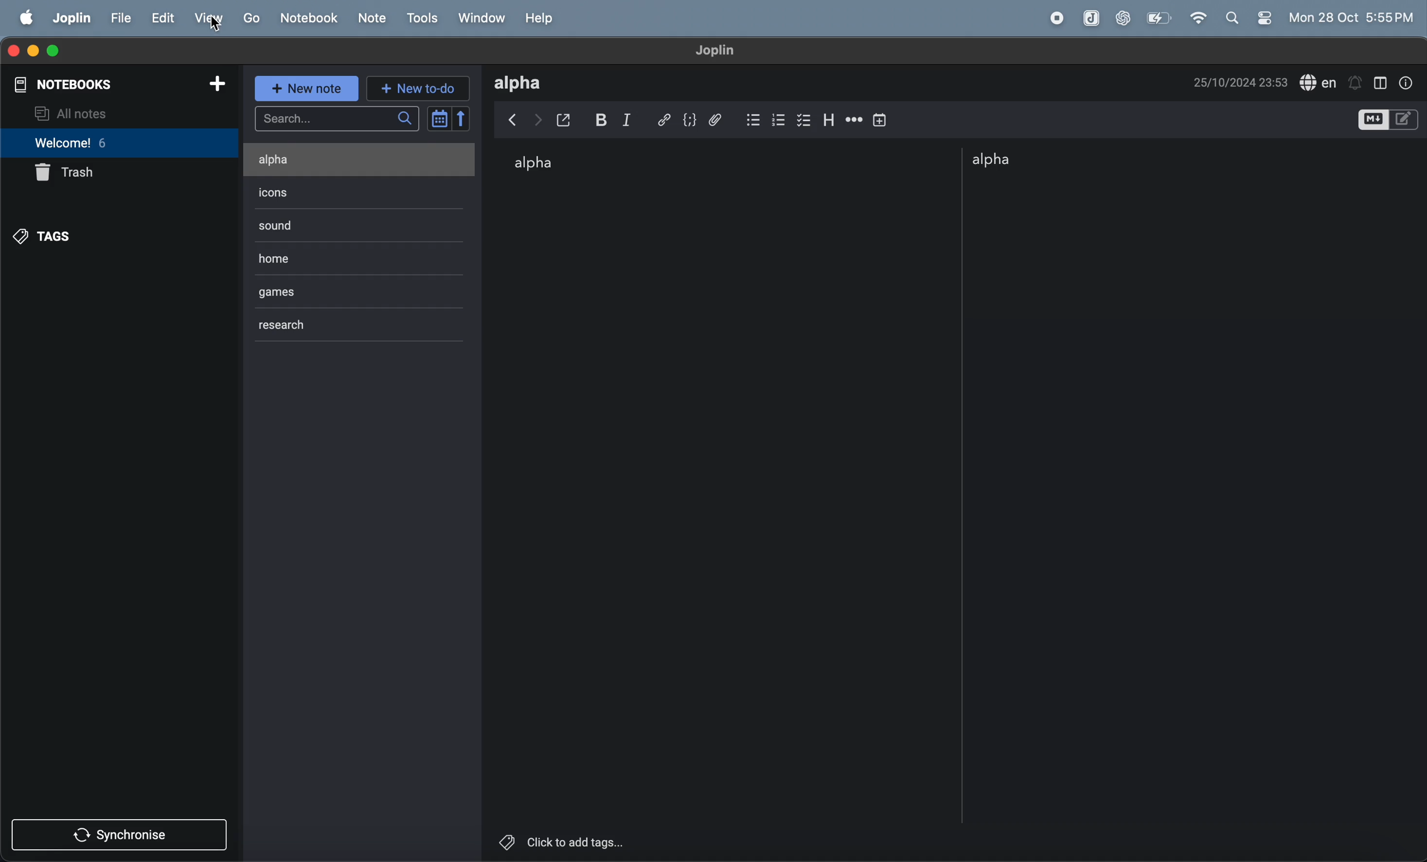 Image resolution: width=1427 pixels, height=862 pixels. I want to click on minimize, so click(34, 50).